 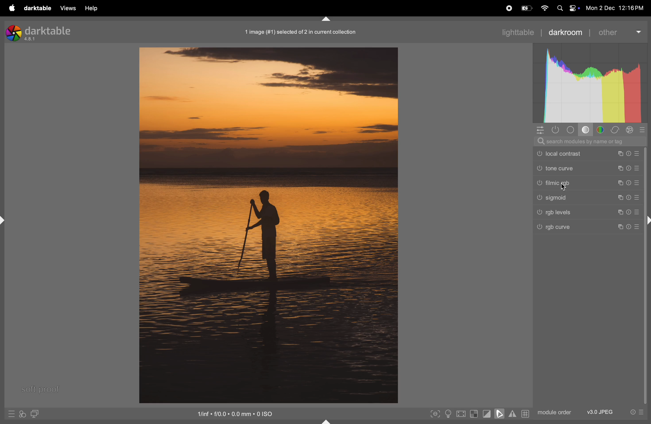 What do you see at coordinates (643, 130) in the screenshot?
I see `presets` at bounding box center [643, 130].